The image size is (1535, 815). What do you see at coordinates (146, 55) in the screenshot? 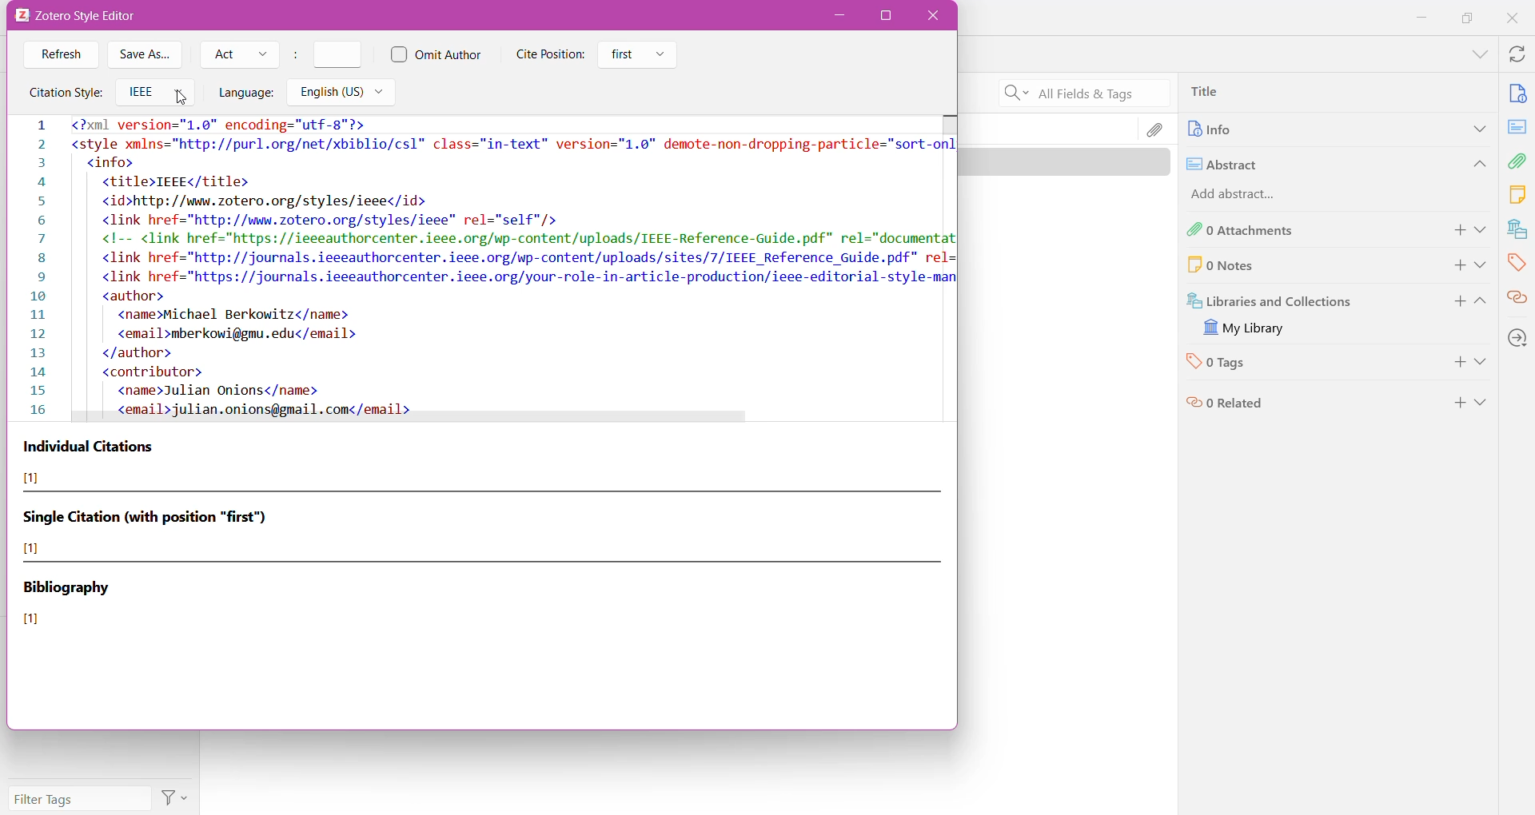
I see `Save As` at bounding box center [146, 55].